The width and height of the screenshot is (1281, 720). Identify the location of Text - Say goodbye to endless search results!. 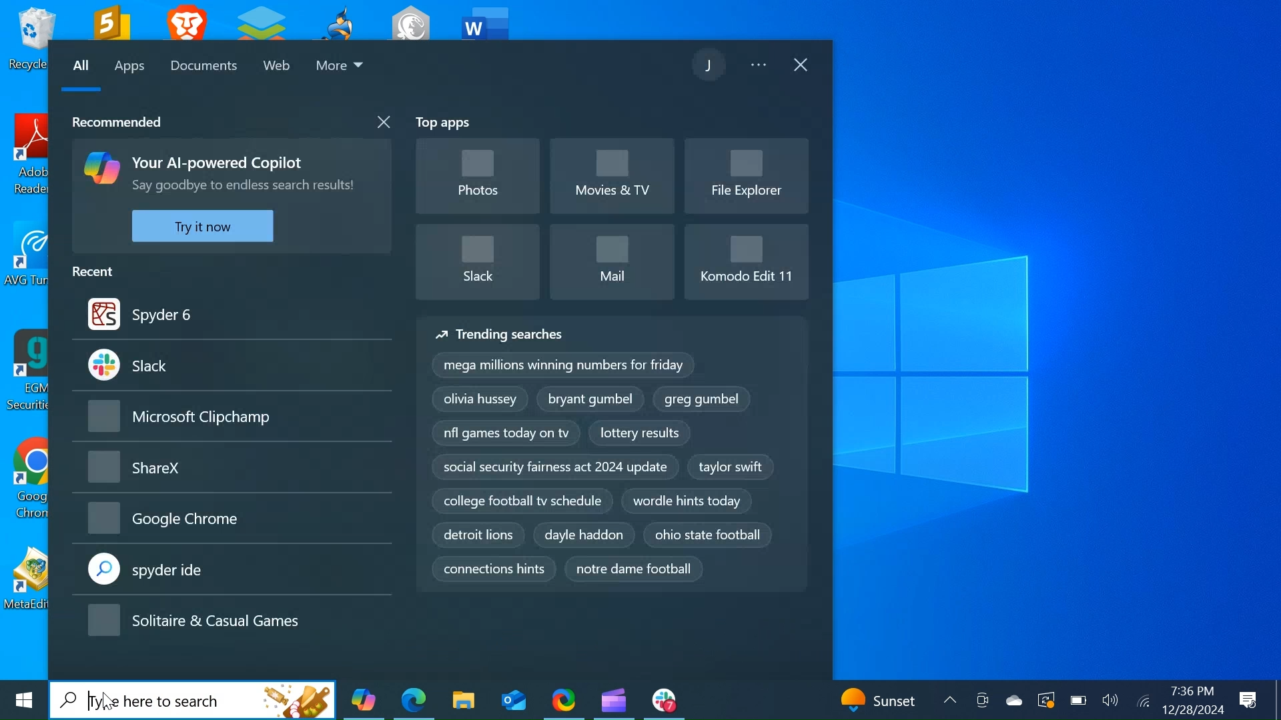
(242, 187).